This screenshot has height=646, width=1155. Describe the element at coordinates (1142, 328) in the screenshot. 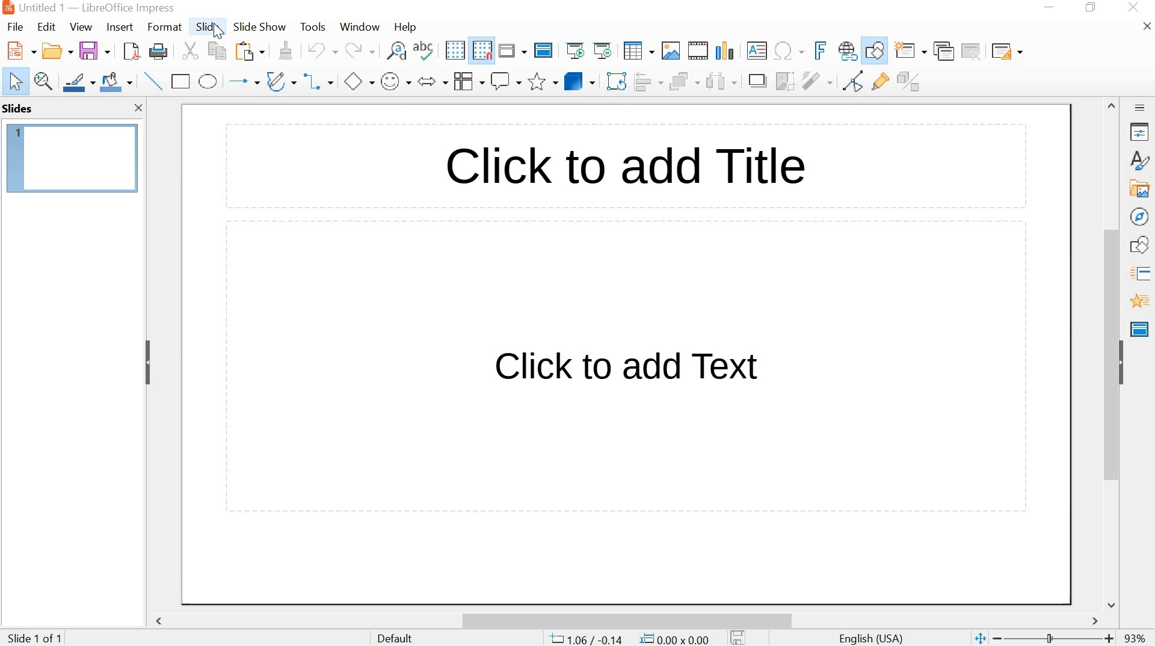

I see `Master slides` at that location.